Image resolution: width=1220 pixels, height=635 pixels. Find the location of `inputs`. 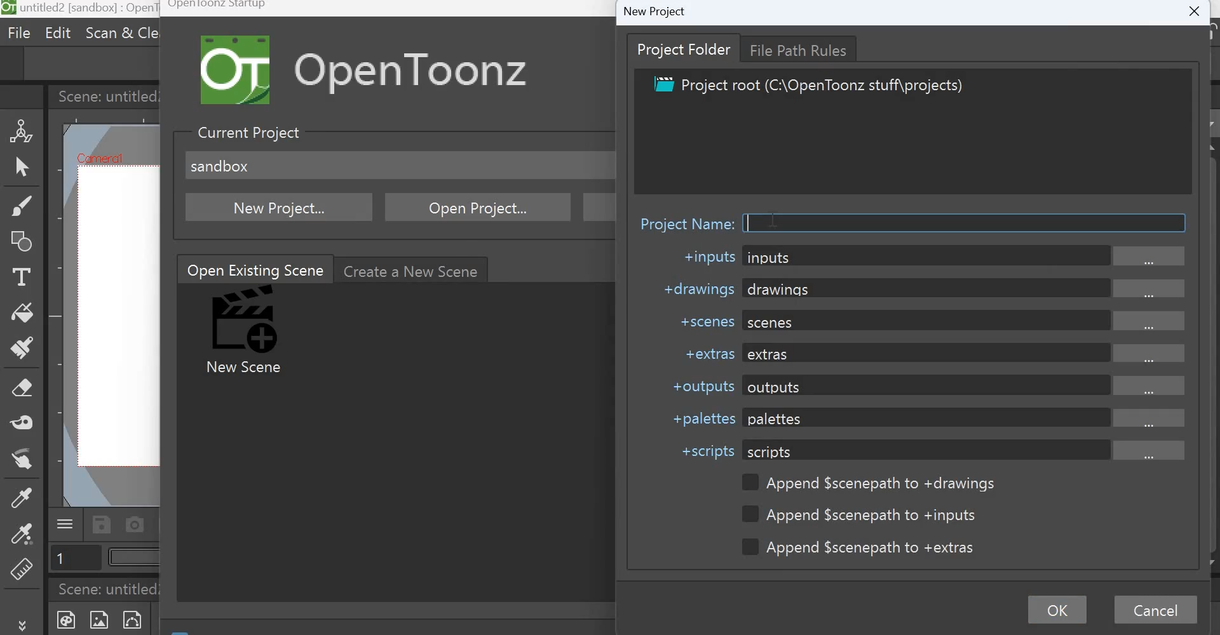

inputs is located at coordinates (966, 257).